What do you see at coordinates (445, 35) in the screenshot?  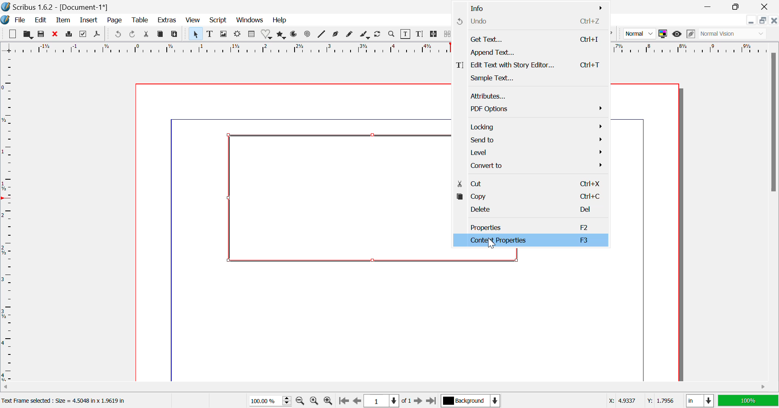 I see `Delink Text Frame` at bounding box center [445, 35].